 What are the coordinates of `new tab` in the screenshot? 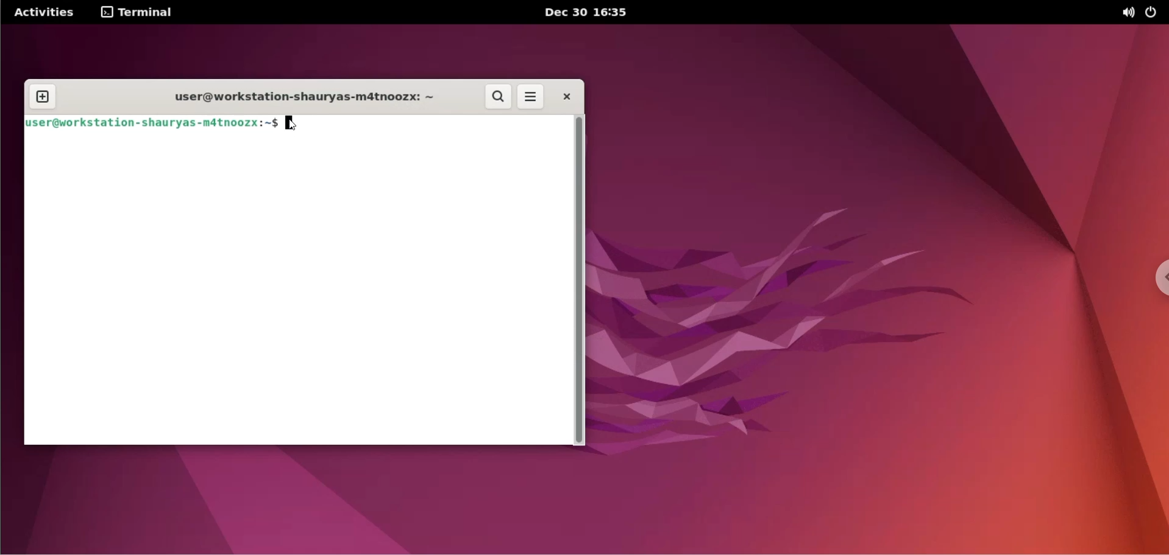 It's located at (42, 97).